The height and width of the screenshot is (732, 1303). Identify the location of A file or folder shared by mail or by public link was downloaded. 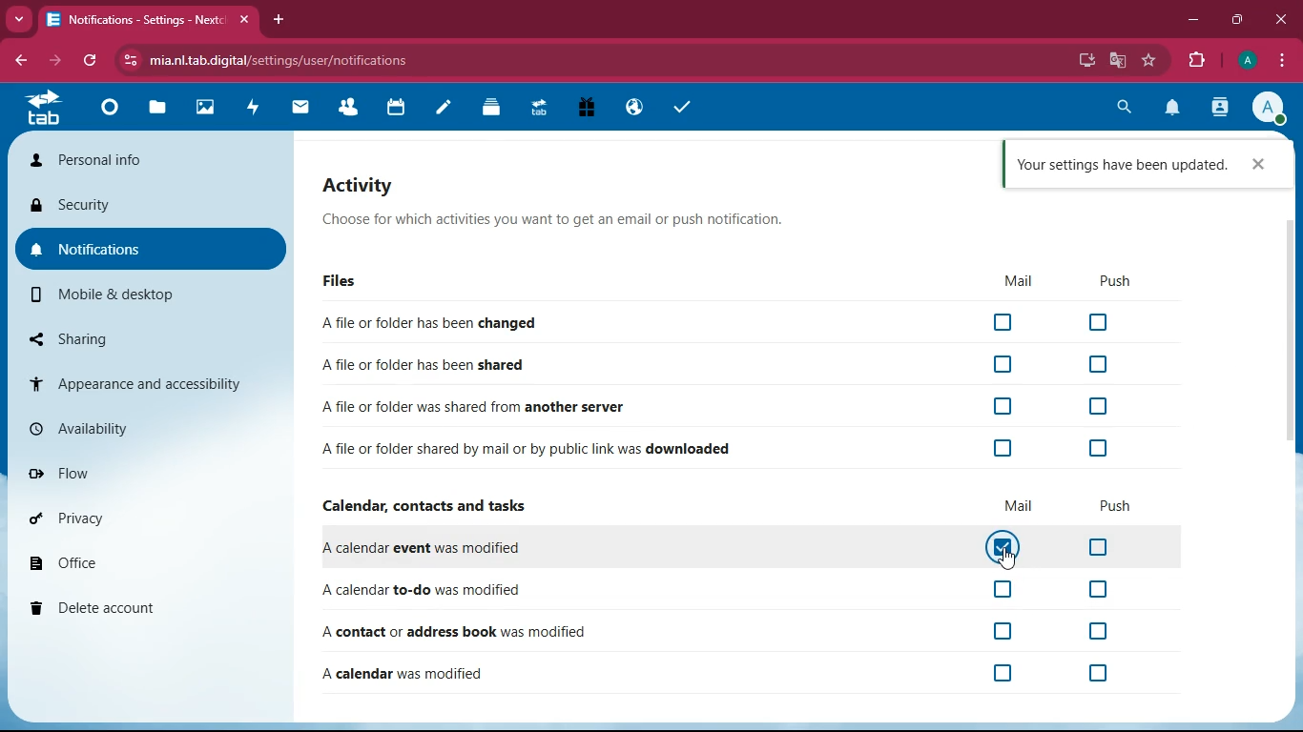
(721, 446).